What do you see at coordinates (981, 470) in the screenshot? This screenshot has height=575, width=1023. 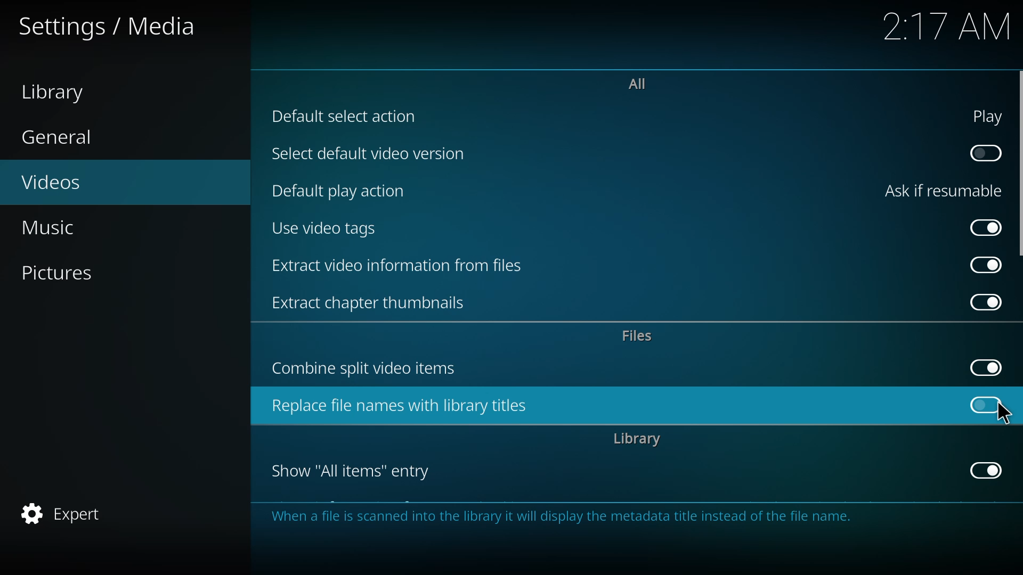 I see `enabled` at bounding box center [981, 470].